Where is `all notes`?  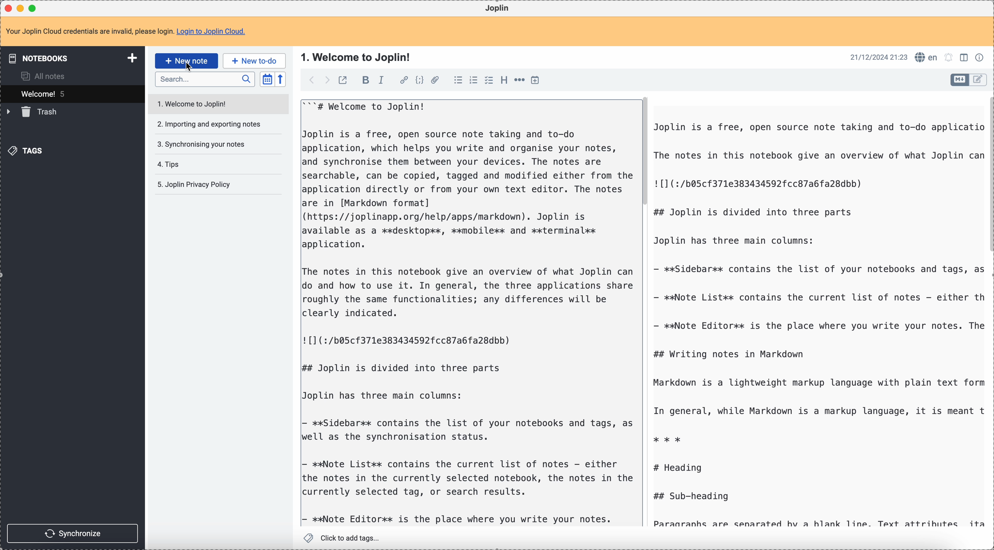 all notes is located at coordinates (44, 76).